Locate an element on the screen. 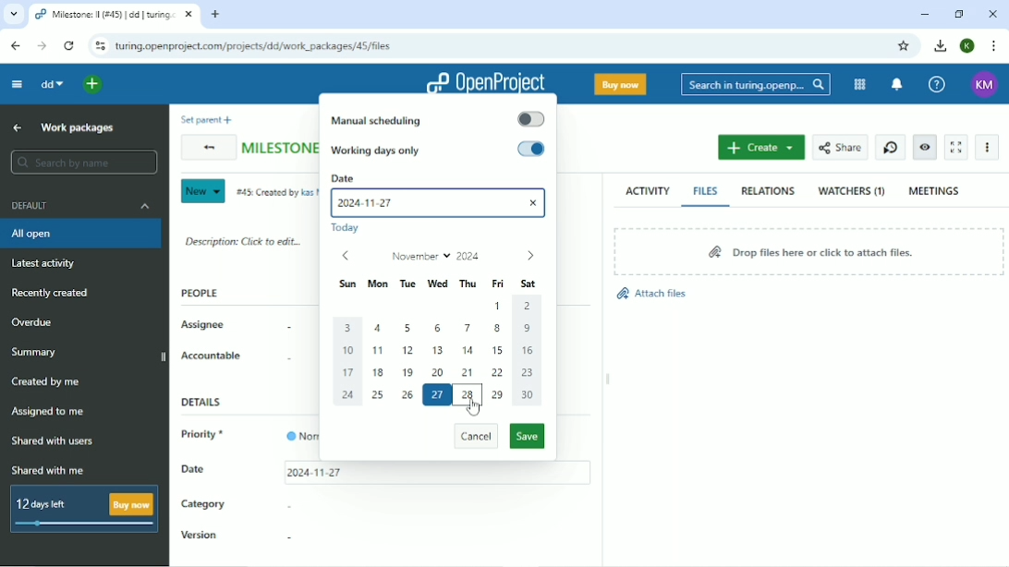 The image size is (1009, 567). Working days only is located at coordinates (386, 151).